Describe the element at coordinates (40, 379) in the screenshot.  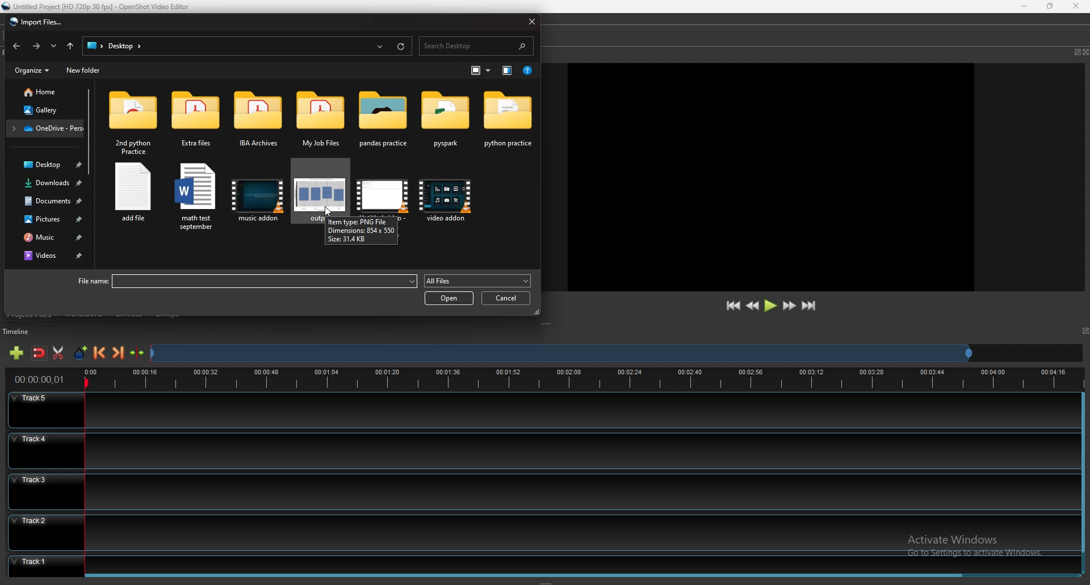
I see `time` at that location.